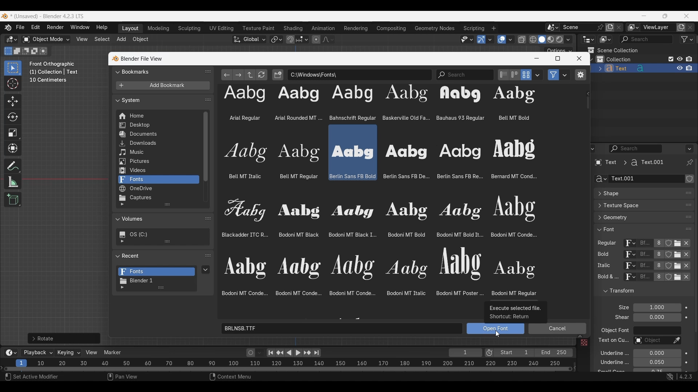  I want to click on Editor type, so click(588, 148).